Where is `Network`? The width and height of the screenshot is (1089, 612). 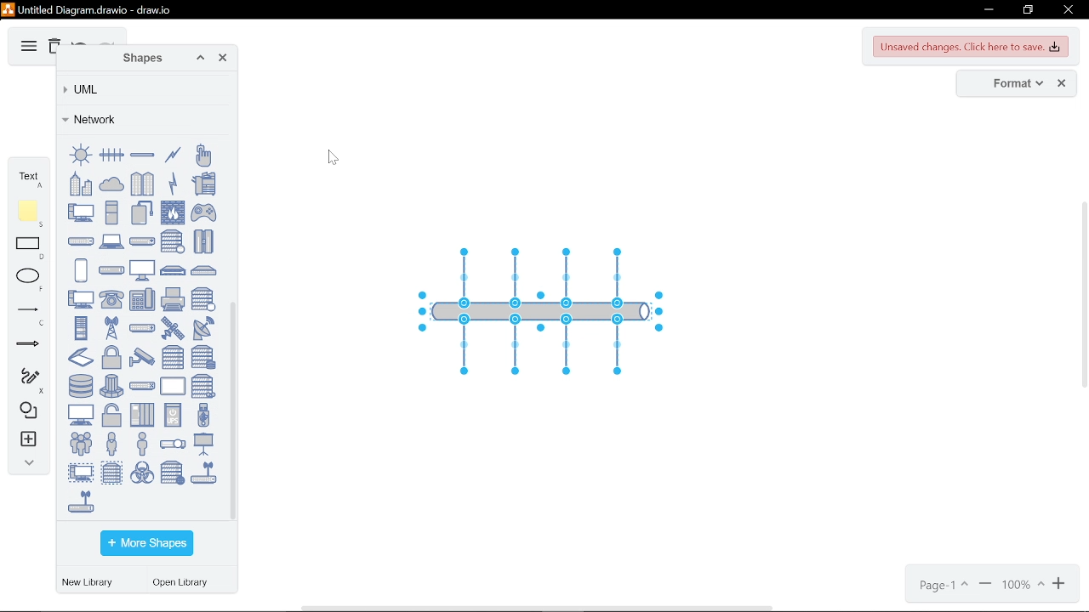 Network is located at coordinates (140, 119).